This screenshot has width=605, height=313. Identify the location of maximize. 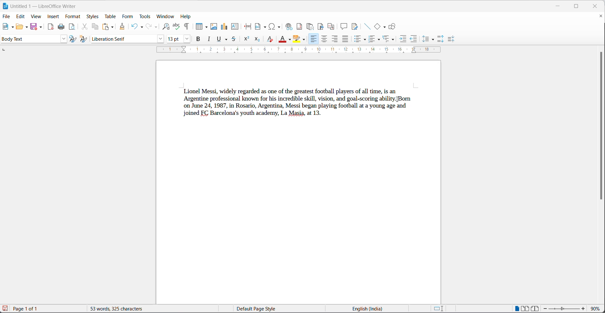
(578, 6).